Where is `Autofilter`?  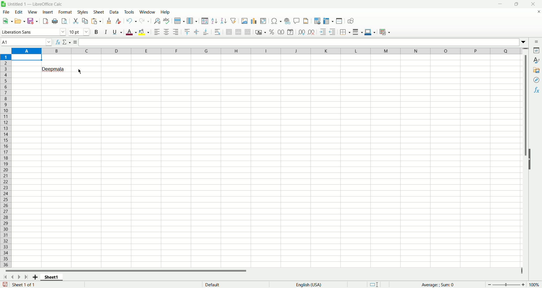
Autofilter is located at coordinates (233, 20).